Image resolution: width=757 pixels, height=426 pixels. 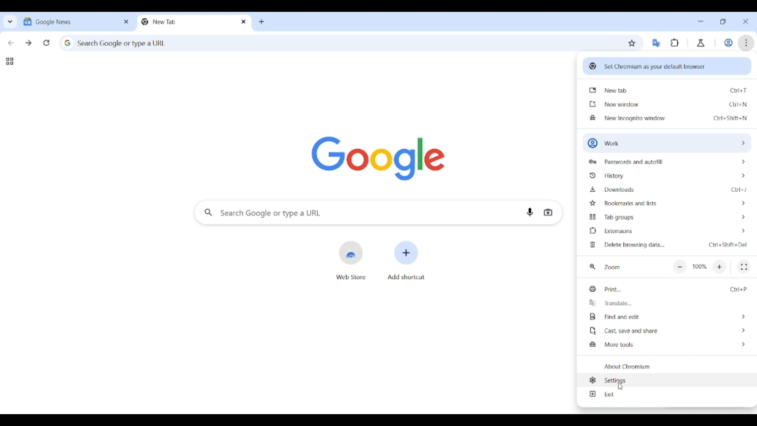 I want to click on Search by image, so click(x=548, y=213).